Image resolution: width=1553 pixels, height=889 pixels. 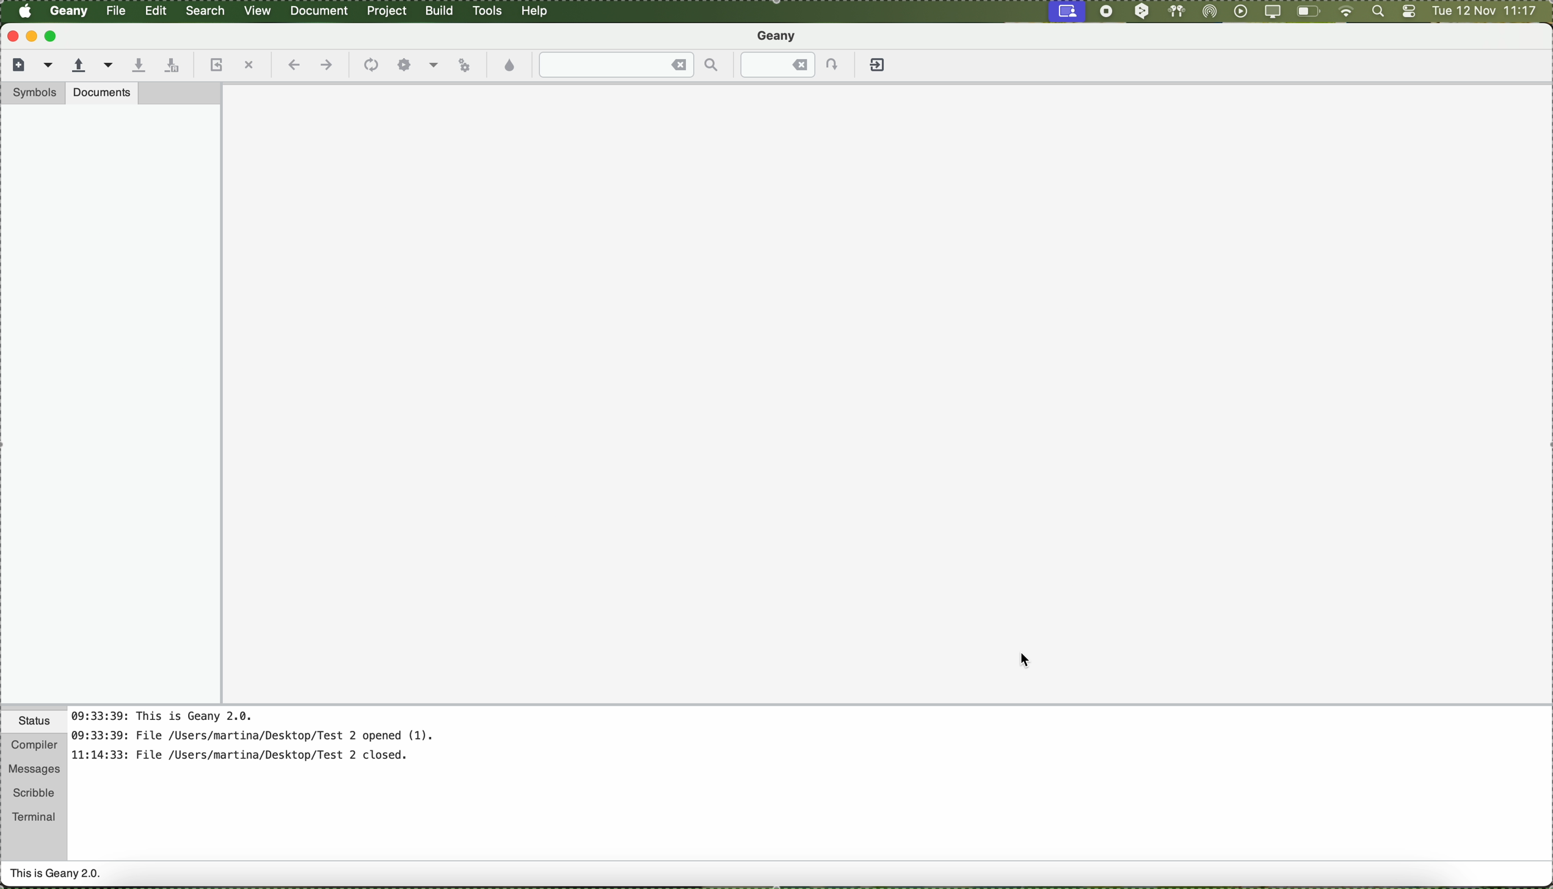 What do you see at coordinates (386, 11) in the screenshot?
I see `project` at bounding box center [386, 11].